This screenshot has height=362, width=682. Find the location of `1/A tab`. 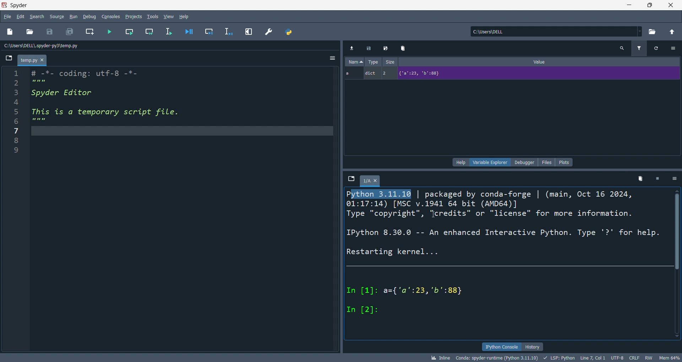

1/A tab is located at coordinates (372, 182).